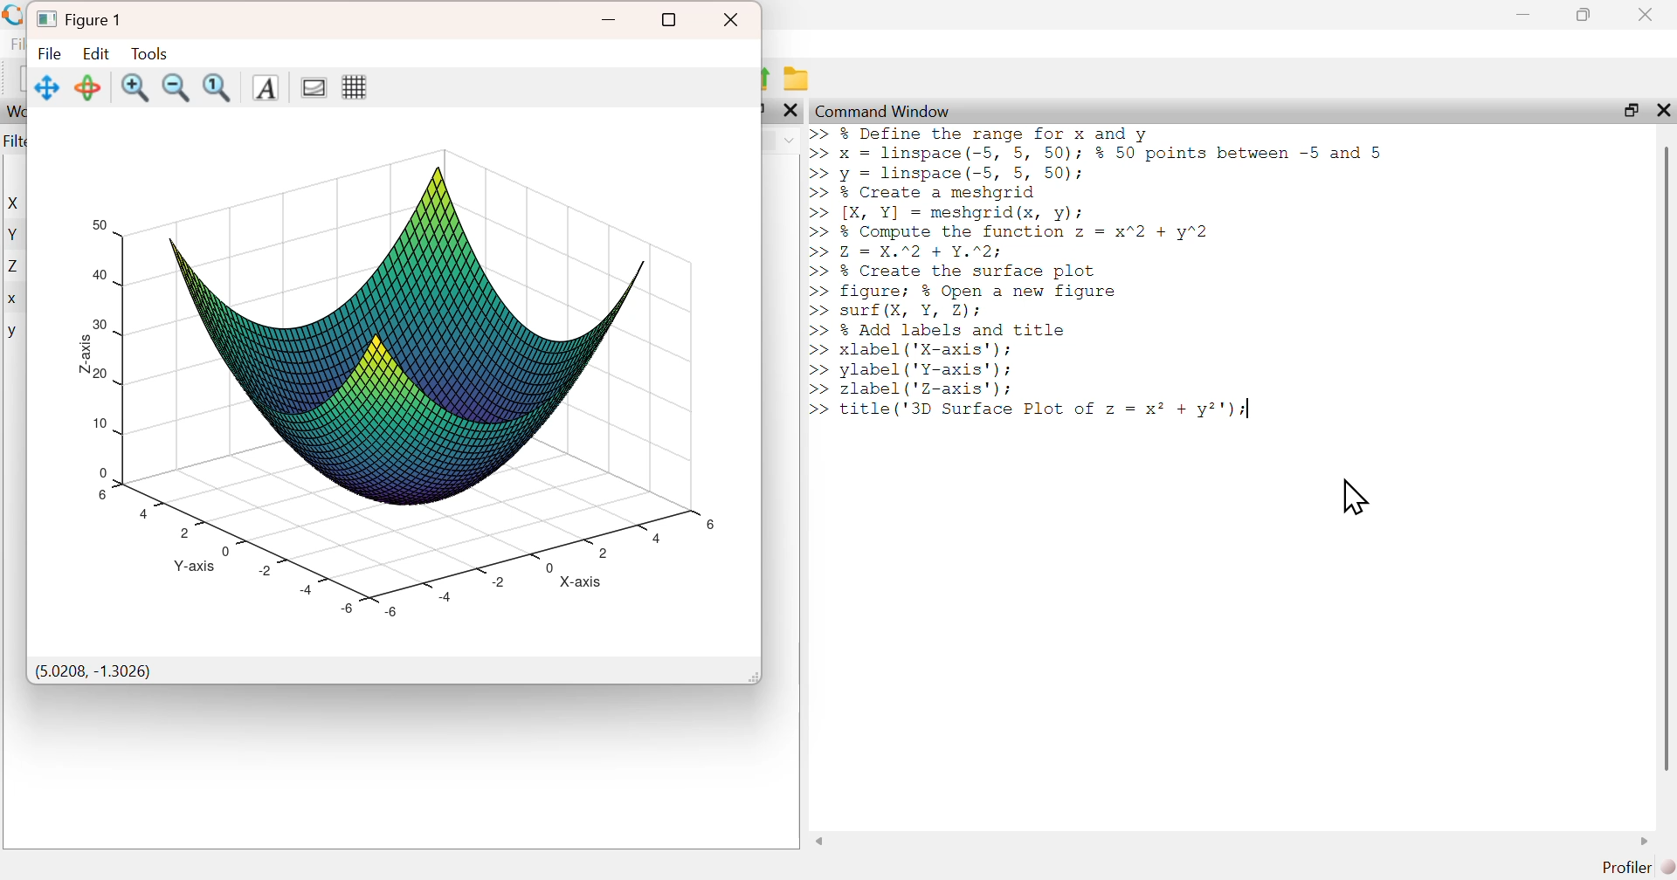  I want to click on fit to screen, so click(219, 87).